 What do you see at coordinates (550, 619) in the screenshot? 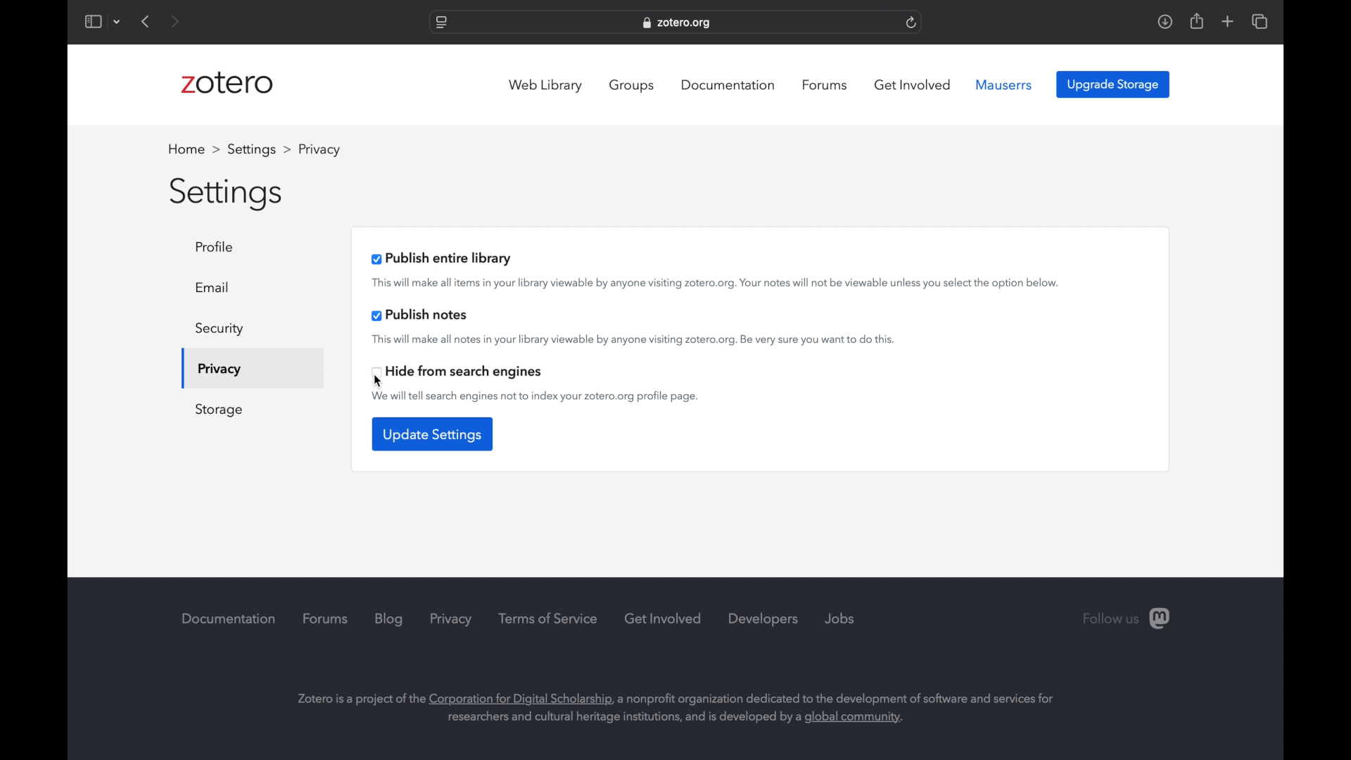
I see `terms of service` at bounding box center [550, 619].